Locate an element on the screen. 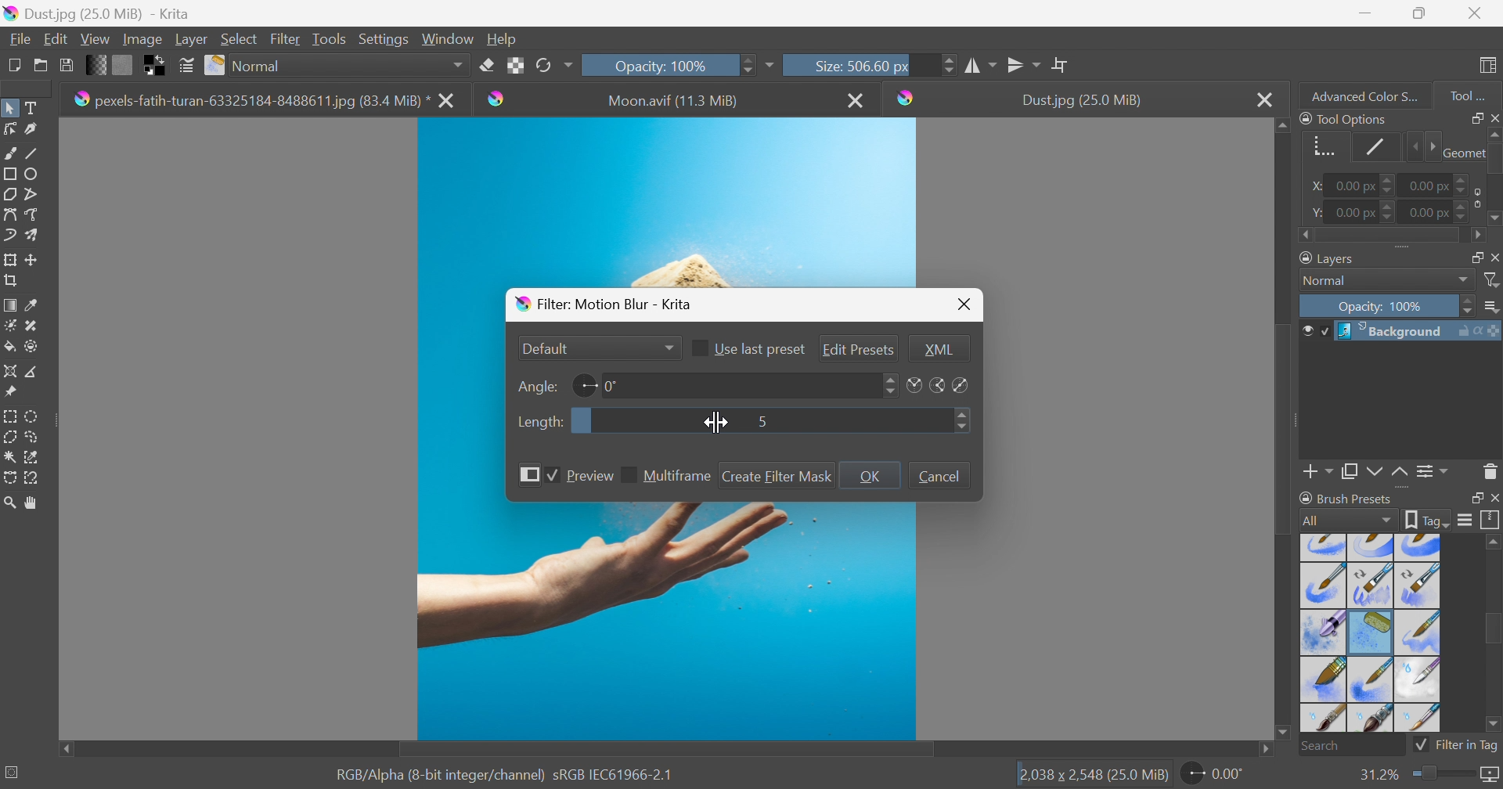 Image resolution: width=1503 pixels, height=789 pixels. Polyline tool is located at coordinates (38, 193).